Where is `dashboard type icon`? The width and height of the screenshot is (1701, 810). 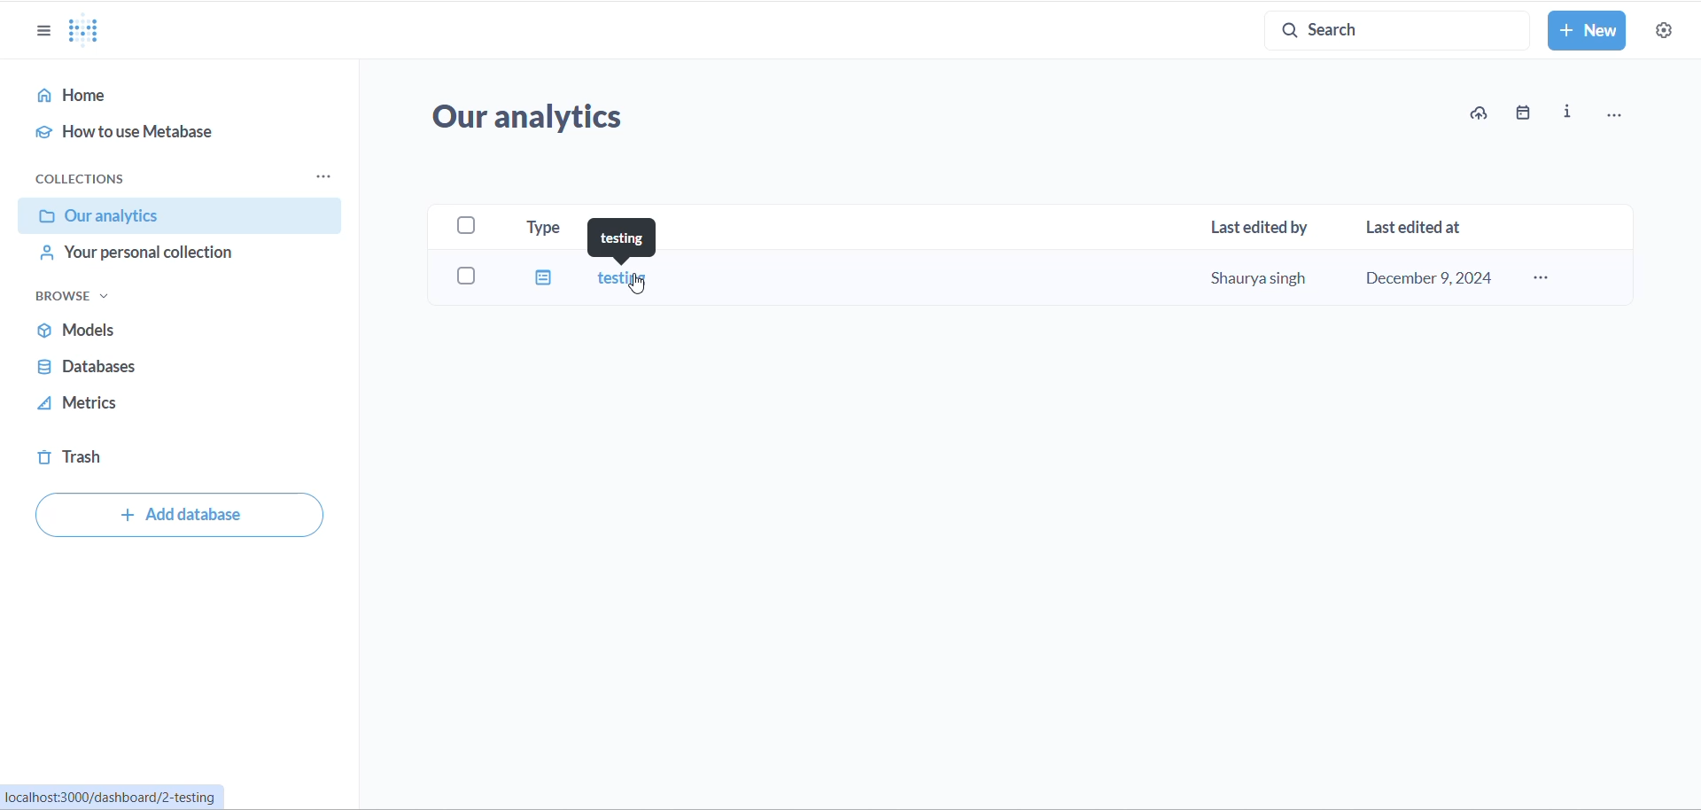
dashboard type icon is located at coordinates (541, 277).